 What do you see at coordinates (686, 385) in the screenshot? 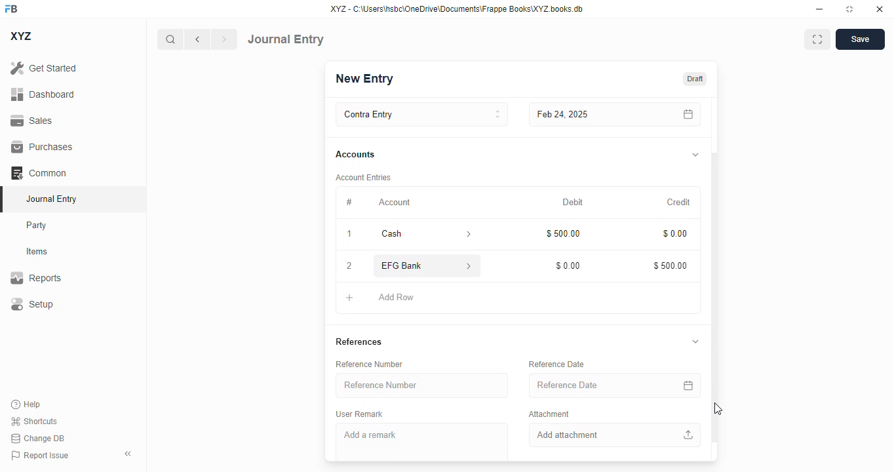
I see `calendar icon` at bounding box center [686, 385].